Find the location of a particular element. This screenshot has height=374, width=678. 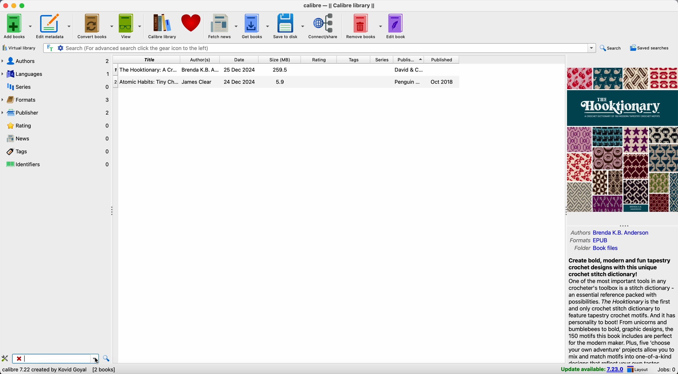

edit metadata is located at coordinates (56, 26).